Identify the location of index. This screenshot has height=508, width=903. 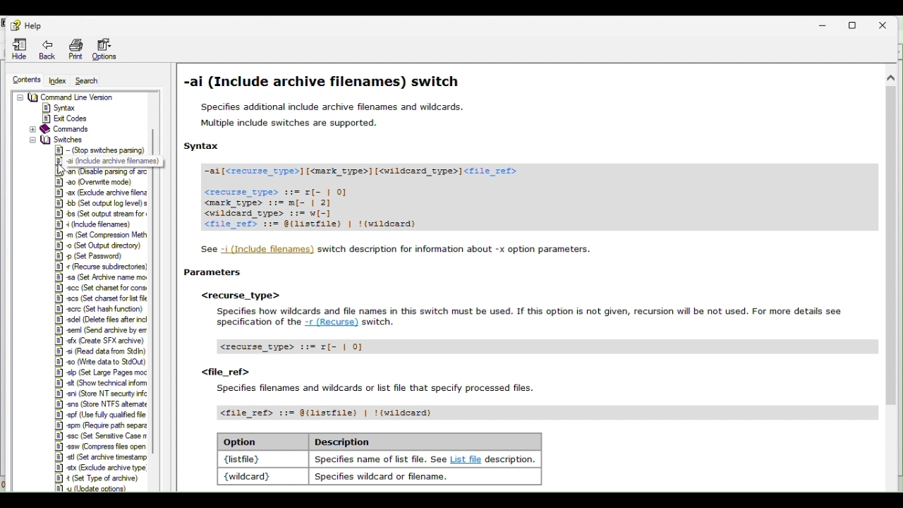
(56, 78).